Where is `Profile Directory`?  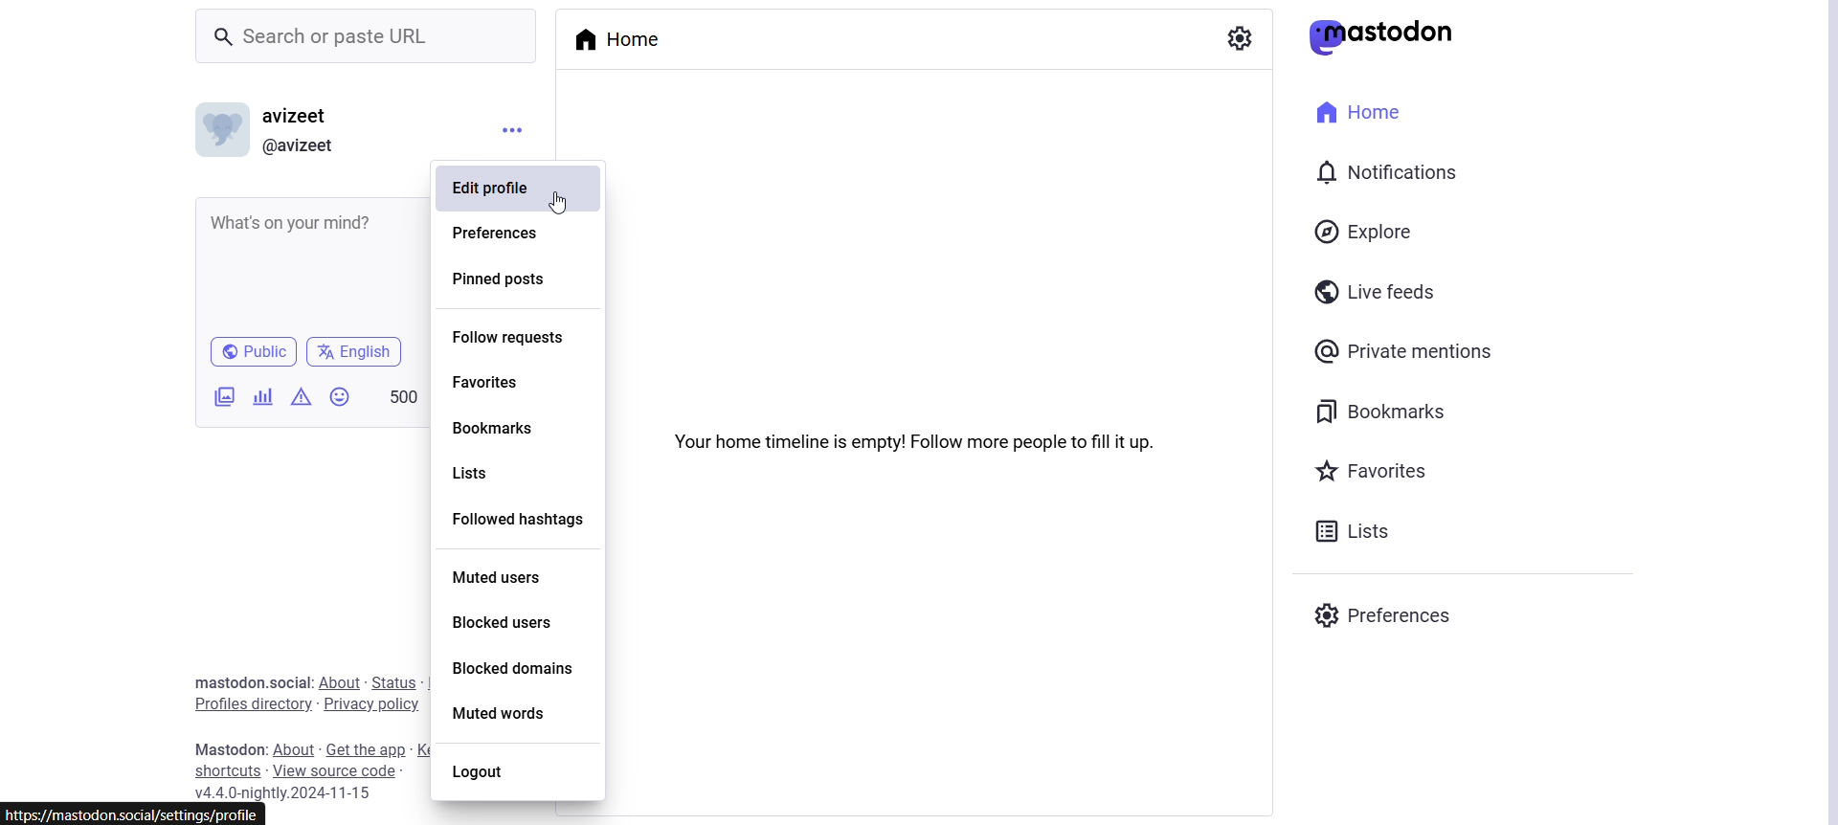 Profile Directory is located at coordinates (250, 704).